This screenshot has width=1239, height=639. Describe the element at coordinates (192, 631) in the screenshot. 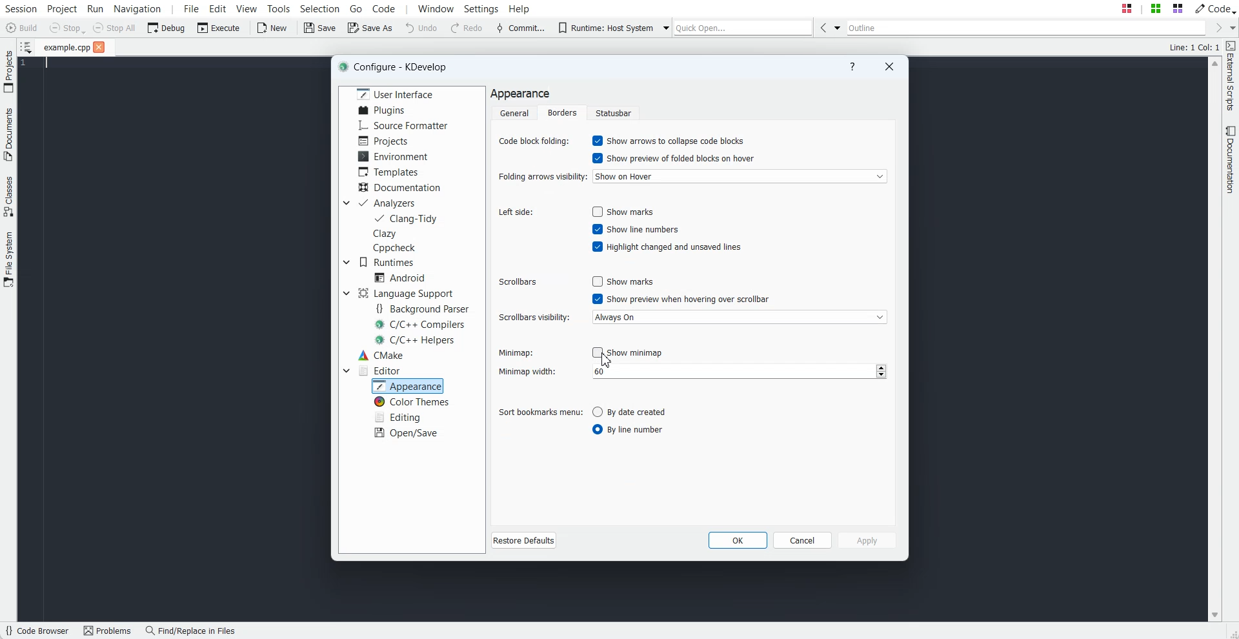

I see `Find/Replace in Files` at that location.